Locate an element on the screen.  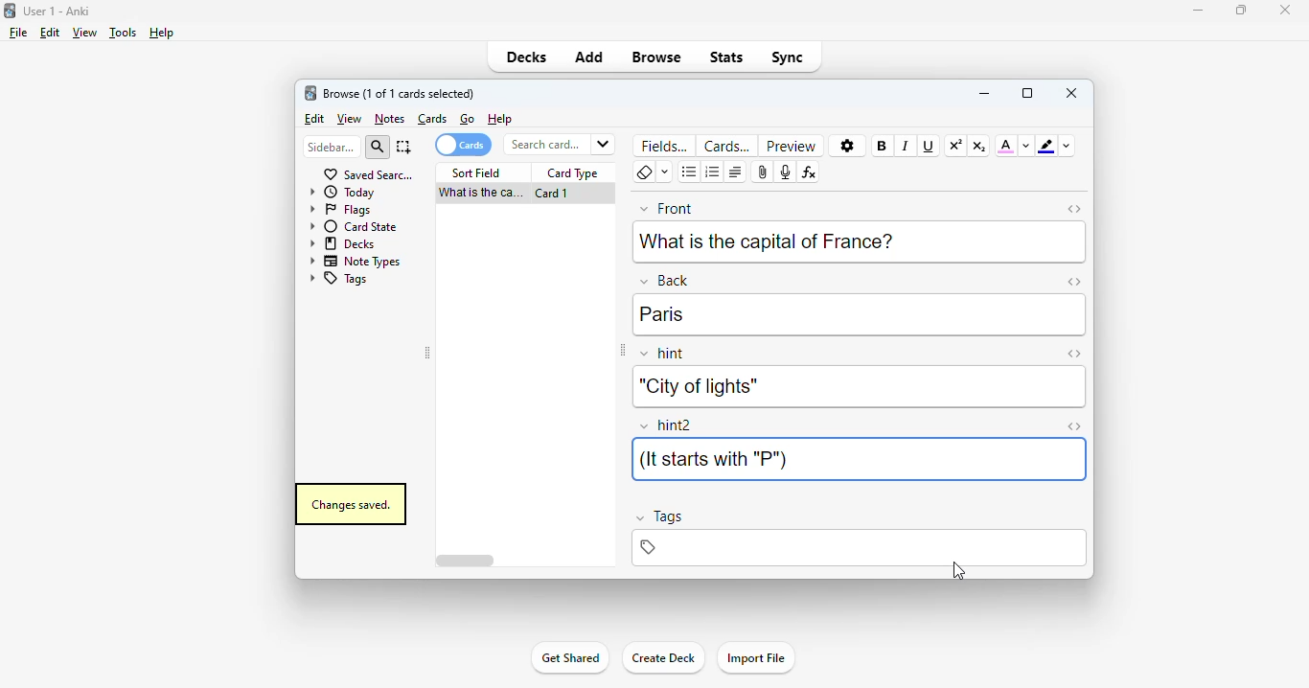
preview is located at coordinates (792, 146).